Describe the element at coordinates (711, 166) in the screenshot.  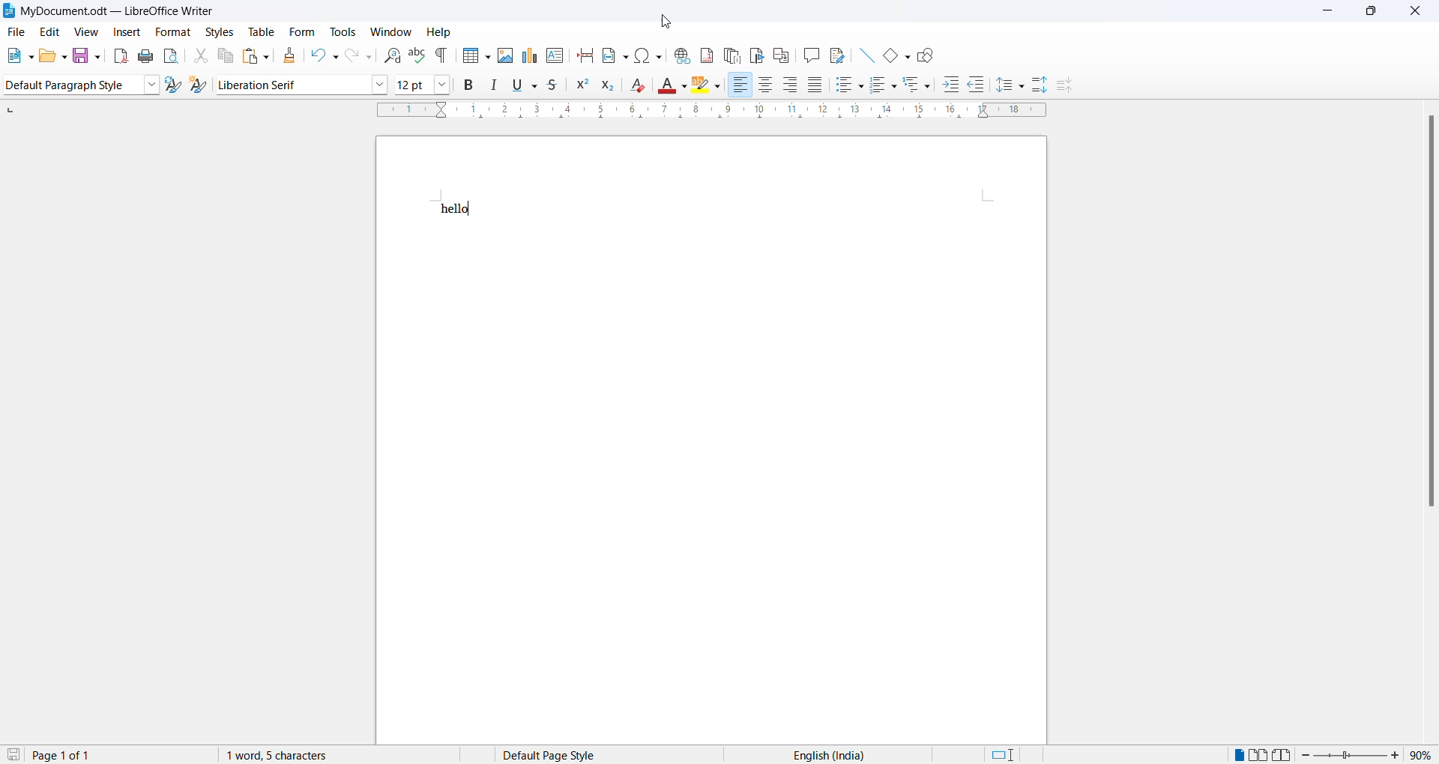
I see `page` at that location.